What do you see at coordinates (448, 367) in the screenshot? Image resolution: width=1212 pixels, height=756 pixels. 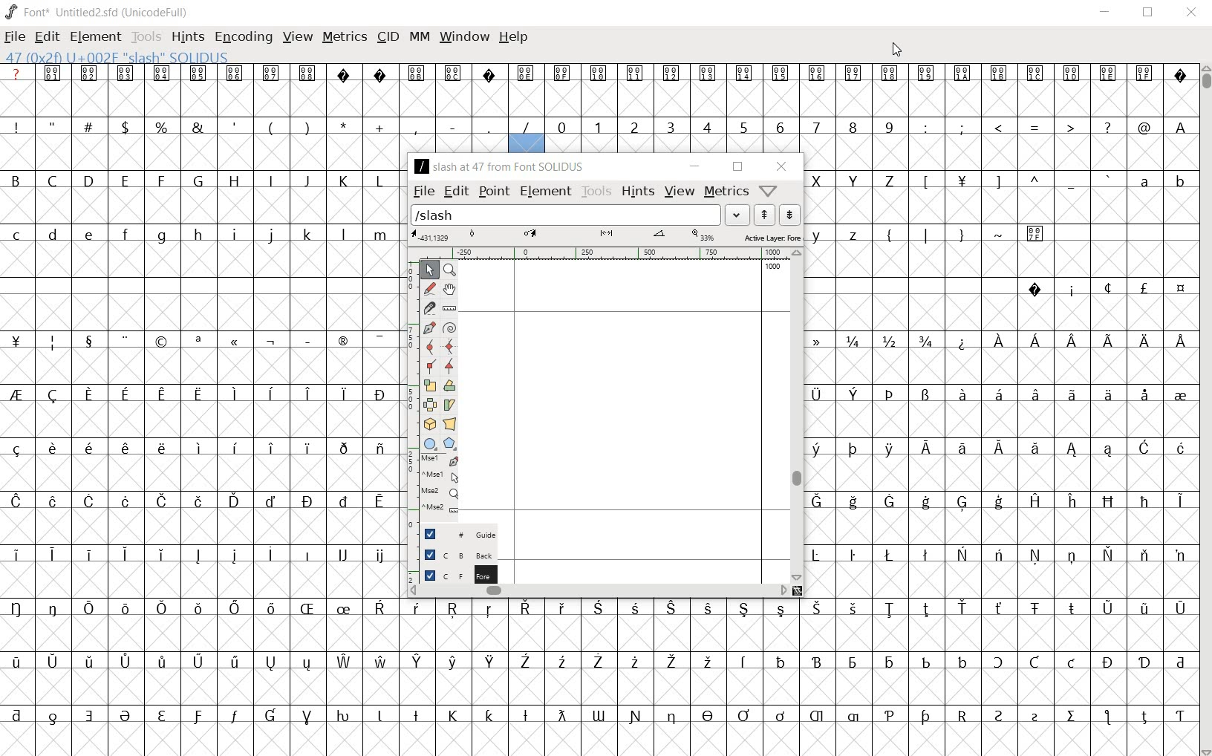 I see `Add a corner point` at bounding box center [448, 367].